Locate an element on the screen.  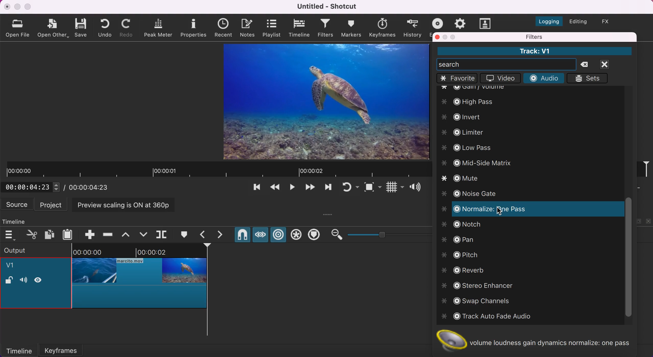
redo is located at coordinates (128, 28).